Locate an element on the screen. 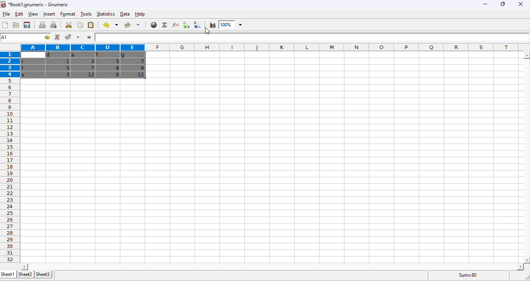 The height and width of the screenshot is (281, 530). save is located at coordinates (27, 25).